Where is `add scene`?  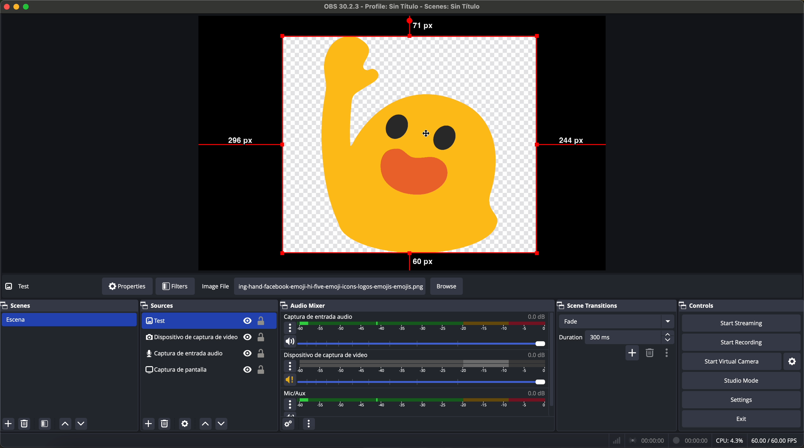 add scene is located at coordinates (8, 424).